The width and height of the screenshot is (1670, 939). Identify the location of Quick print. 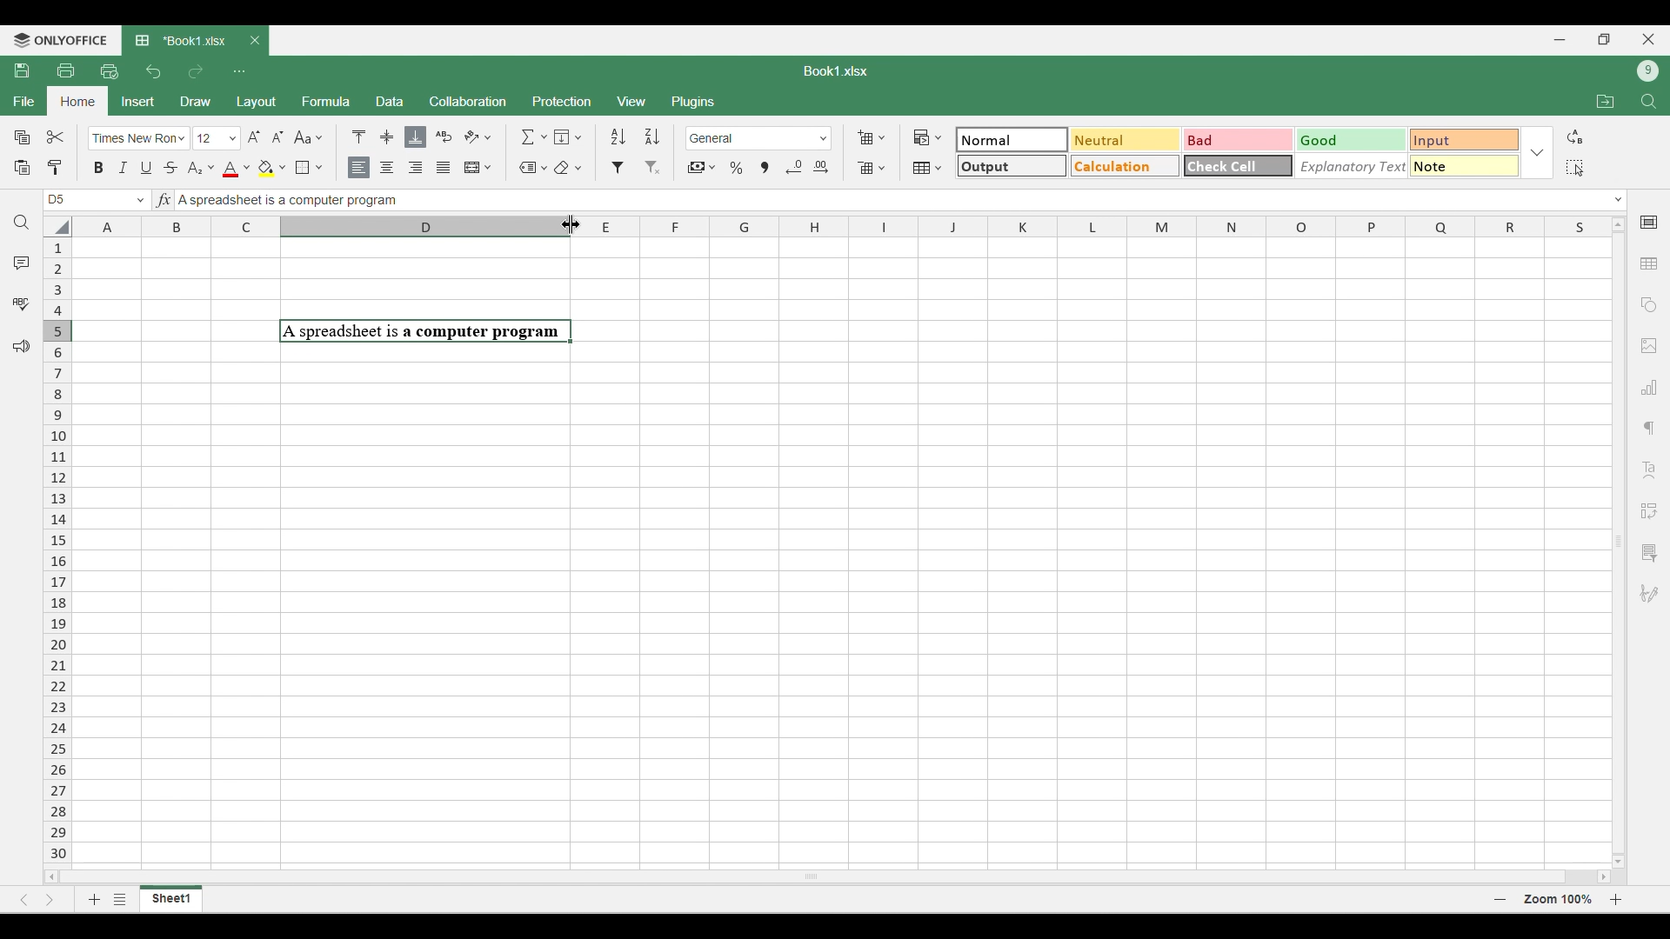
(110, 71).